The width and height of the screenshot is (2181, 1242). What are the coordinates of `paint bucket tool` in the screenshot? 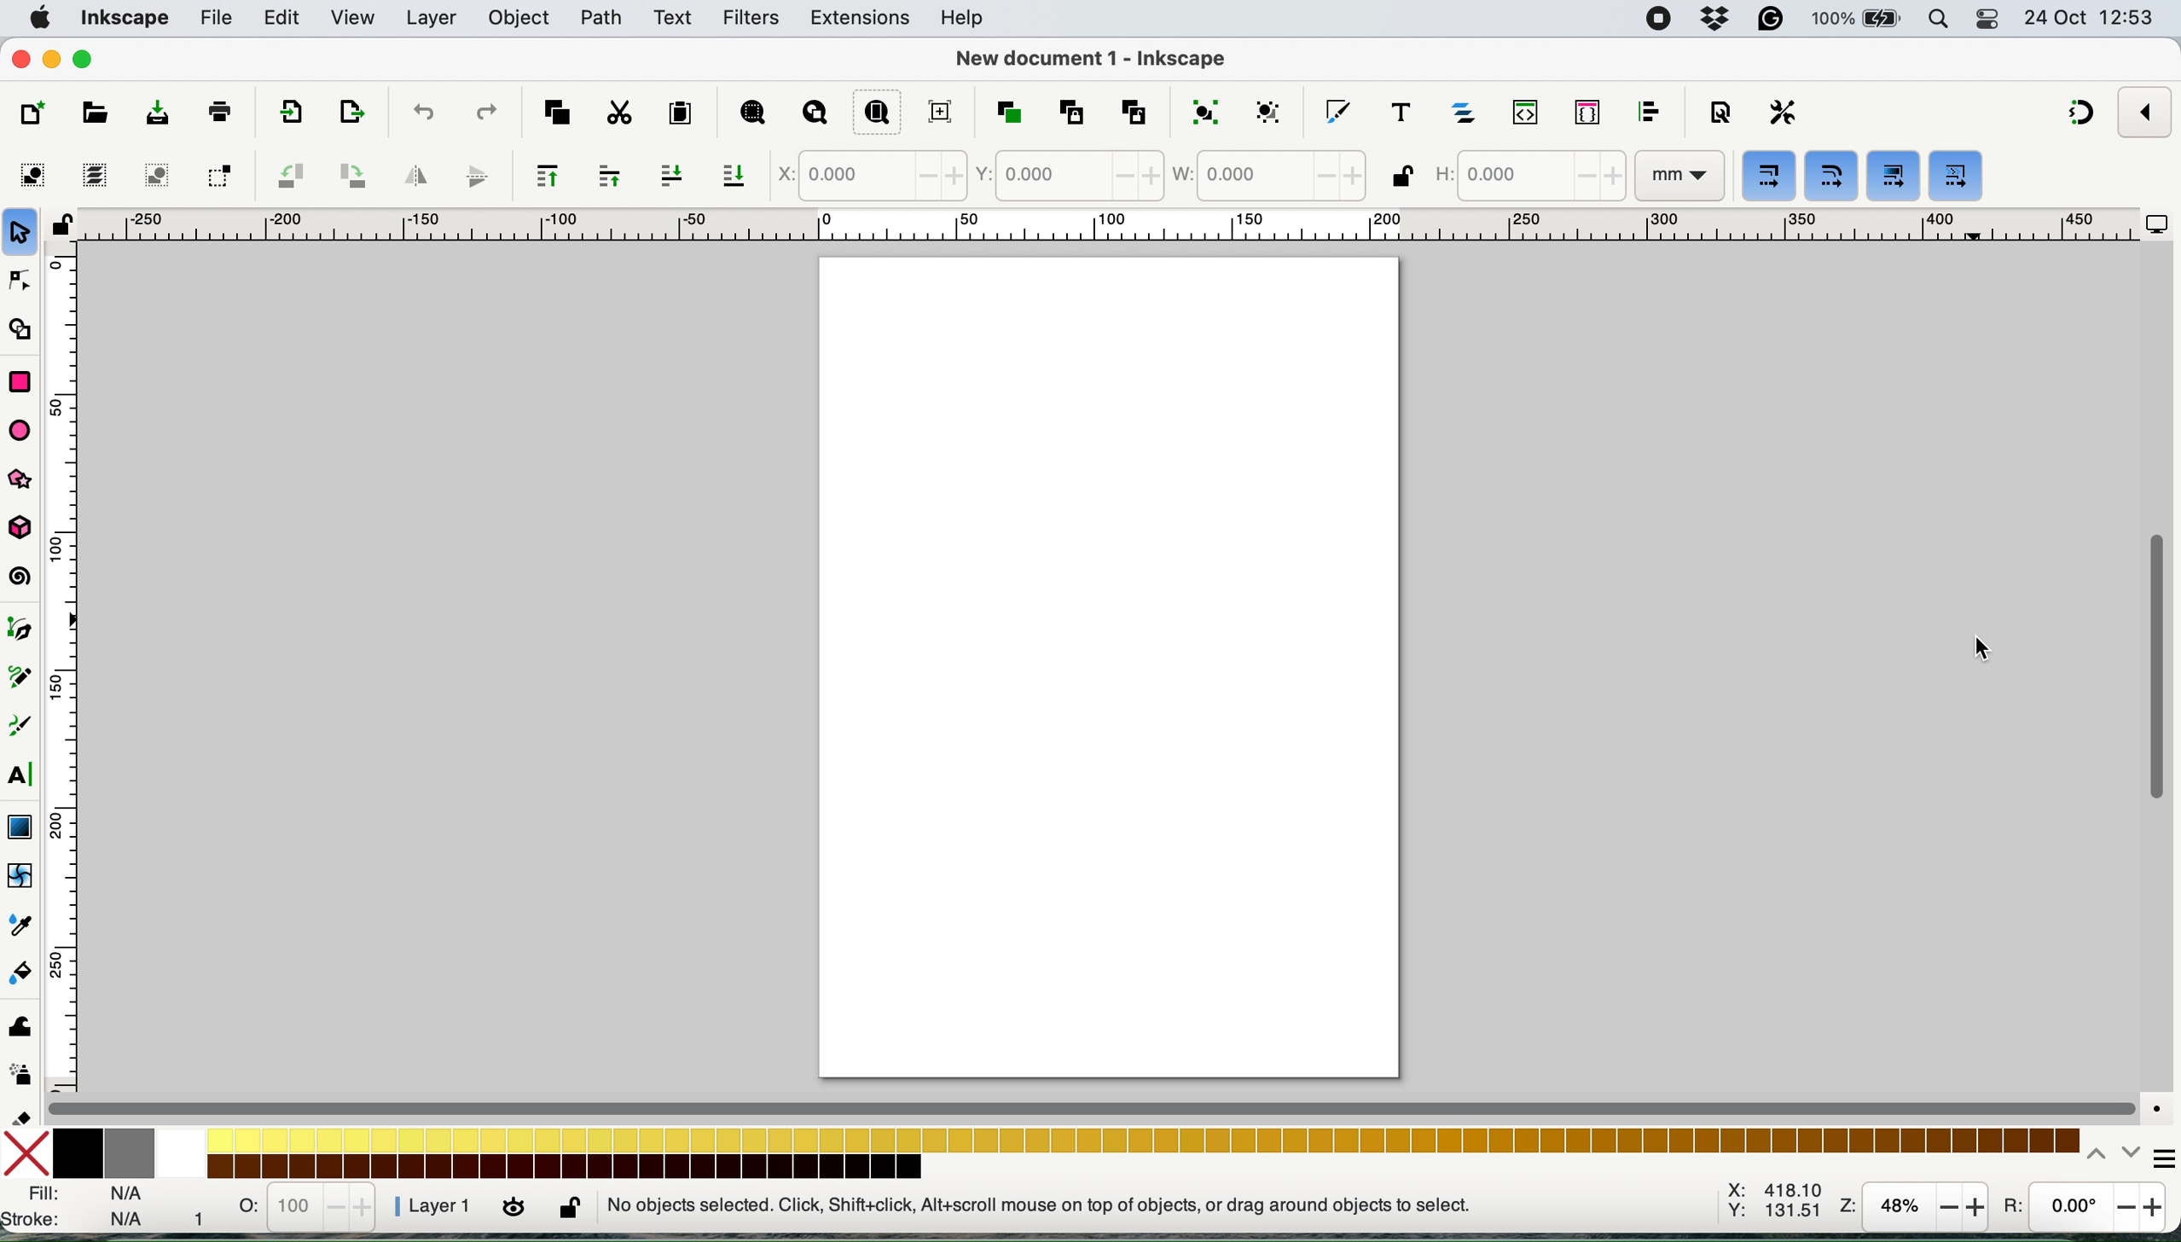 It's located at (22, 972).